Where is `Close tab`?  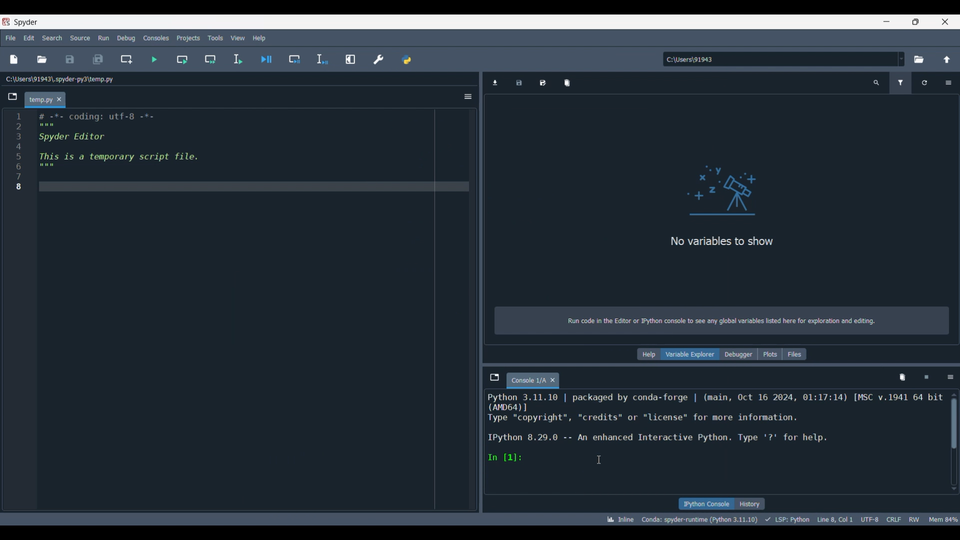 Close tab is located at coordinates (59, 99).